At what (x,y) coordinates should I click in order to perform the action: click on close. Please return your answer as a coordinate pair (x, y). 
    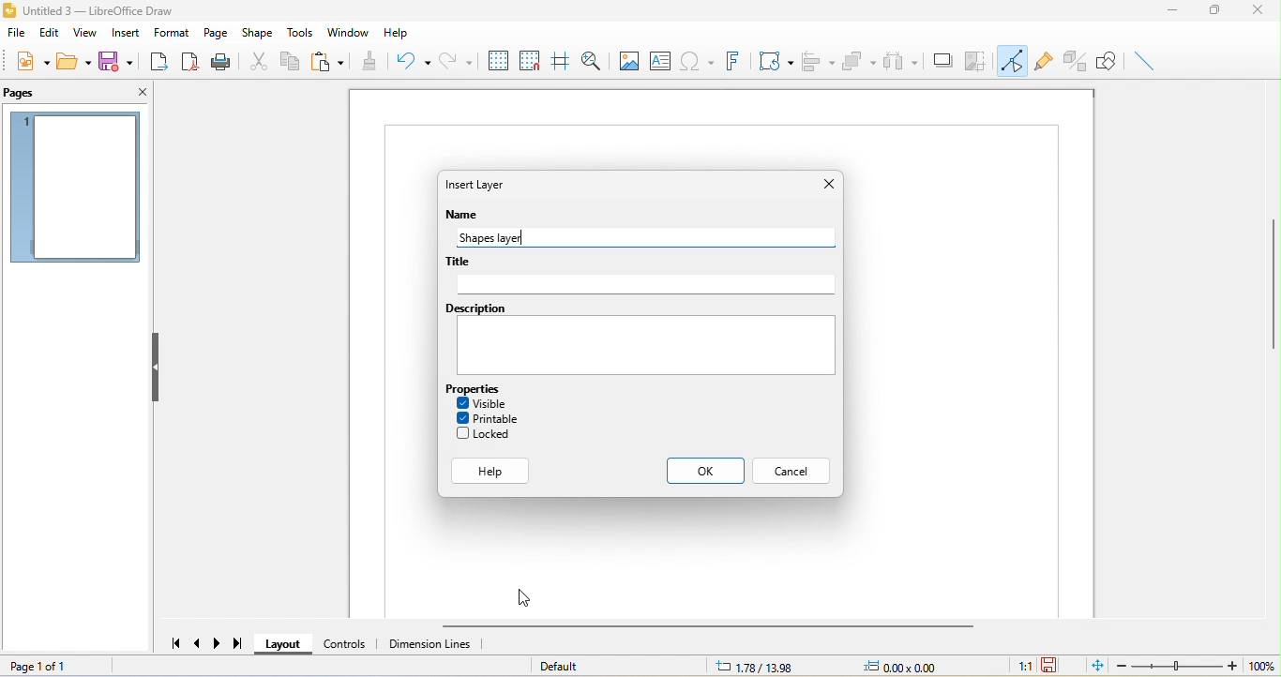
    Looking at the image, I should click on (1257, 11).